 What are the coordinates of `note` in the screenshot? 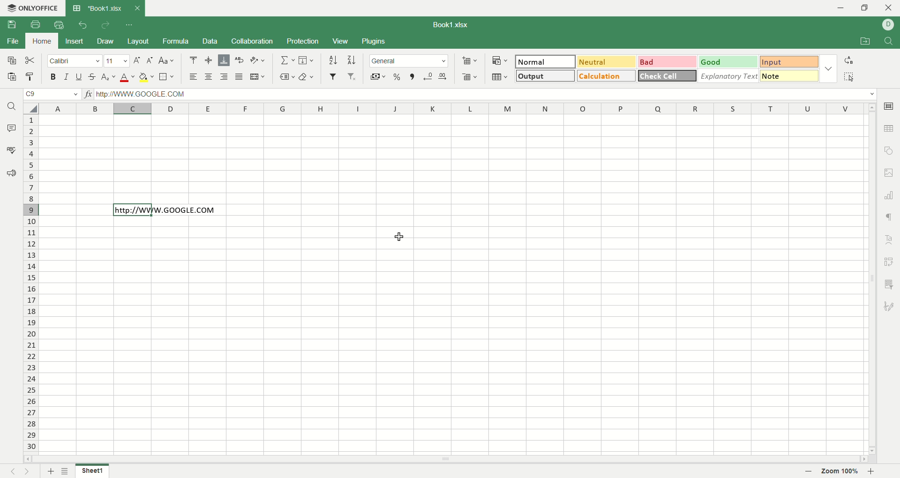 It's located at (789, 75).